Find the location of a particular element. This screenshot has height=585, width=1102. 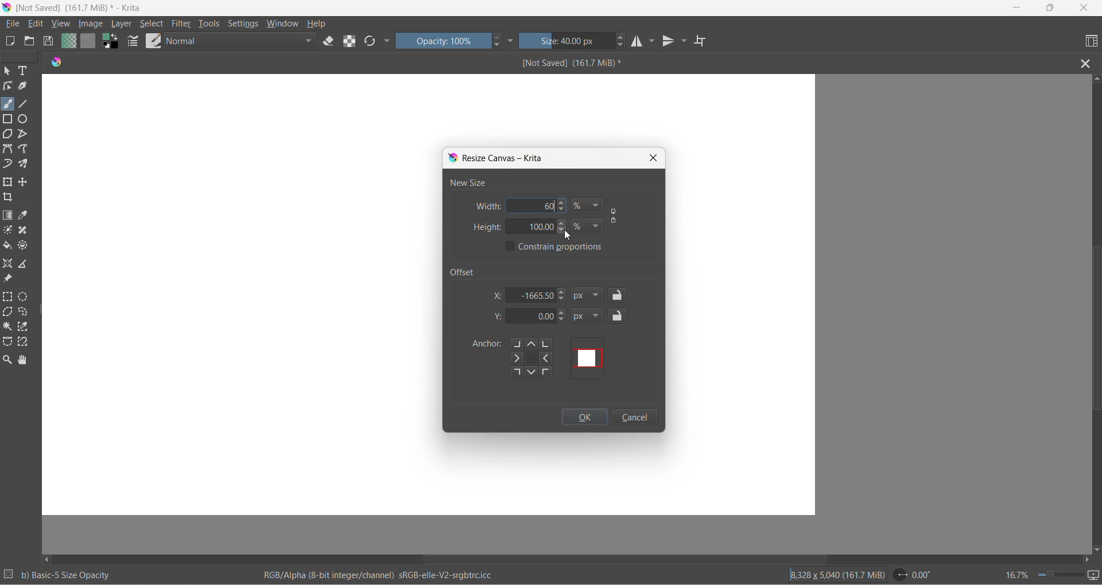

 is located at coordinates (498, 317).